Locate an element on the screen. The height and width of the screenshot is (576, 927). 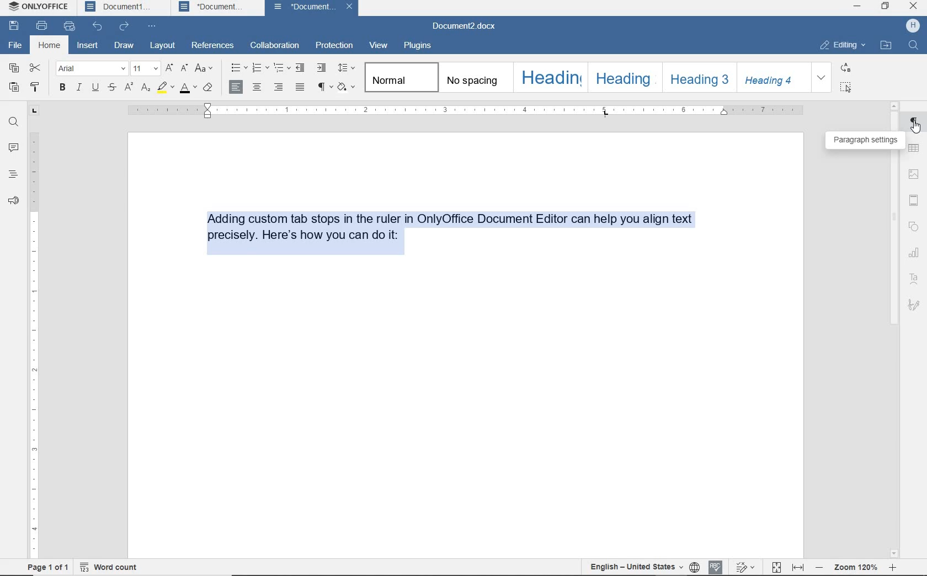
cursor is located at coordinates (915, 129).